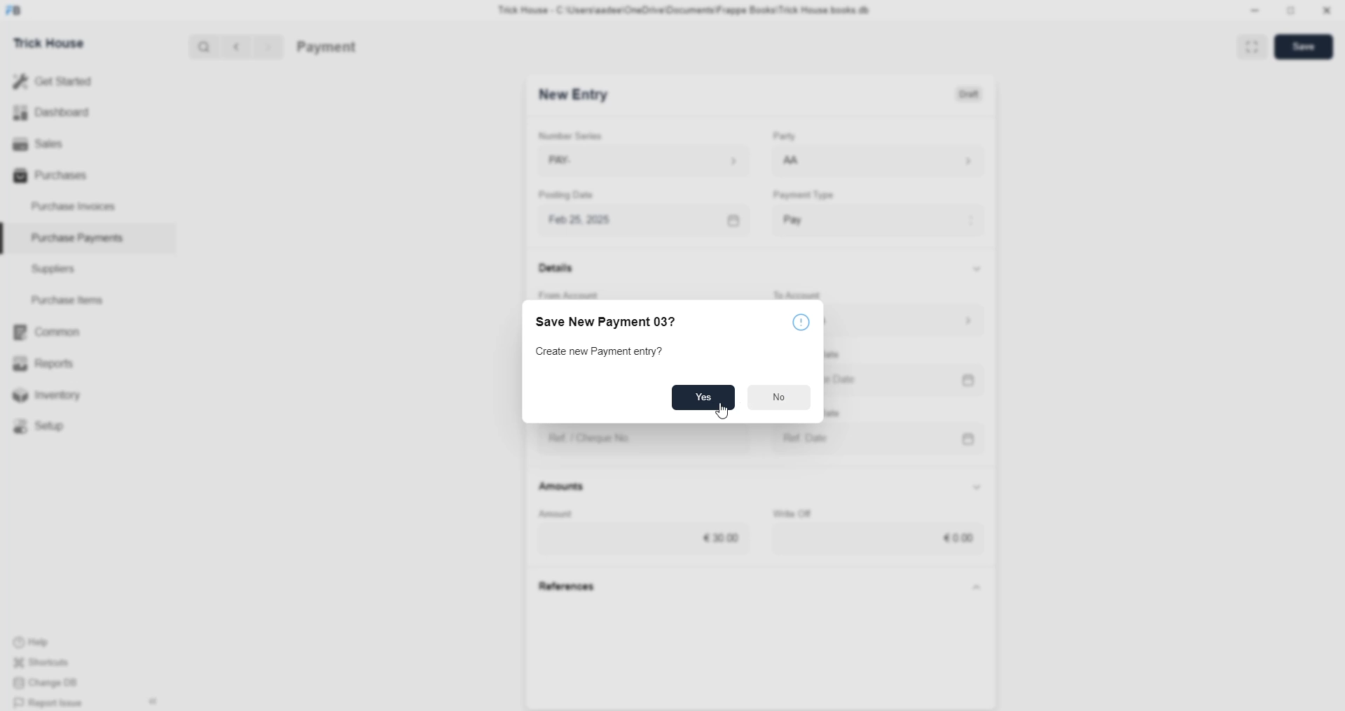 The image size is (1345, 711). What do you see at coordinates (44, 42) in the screenshot?
I see `Trick House` at bounding box center [44, 42].